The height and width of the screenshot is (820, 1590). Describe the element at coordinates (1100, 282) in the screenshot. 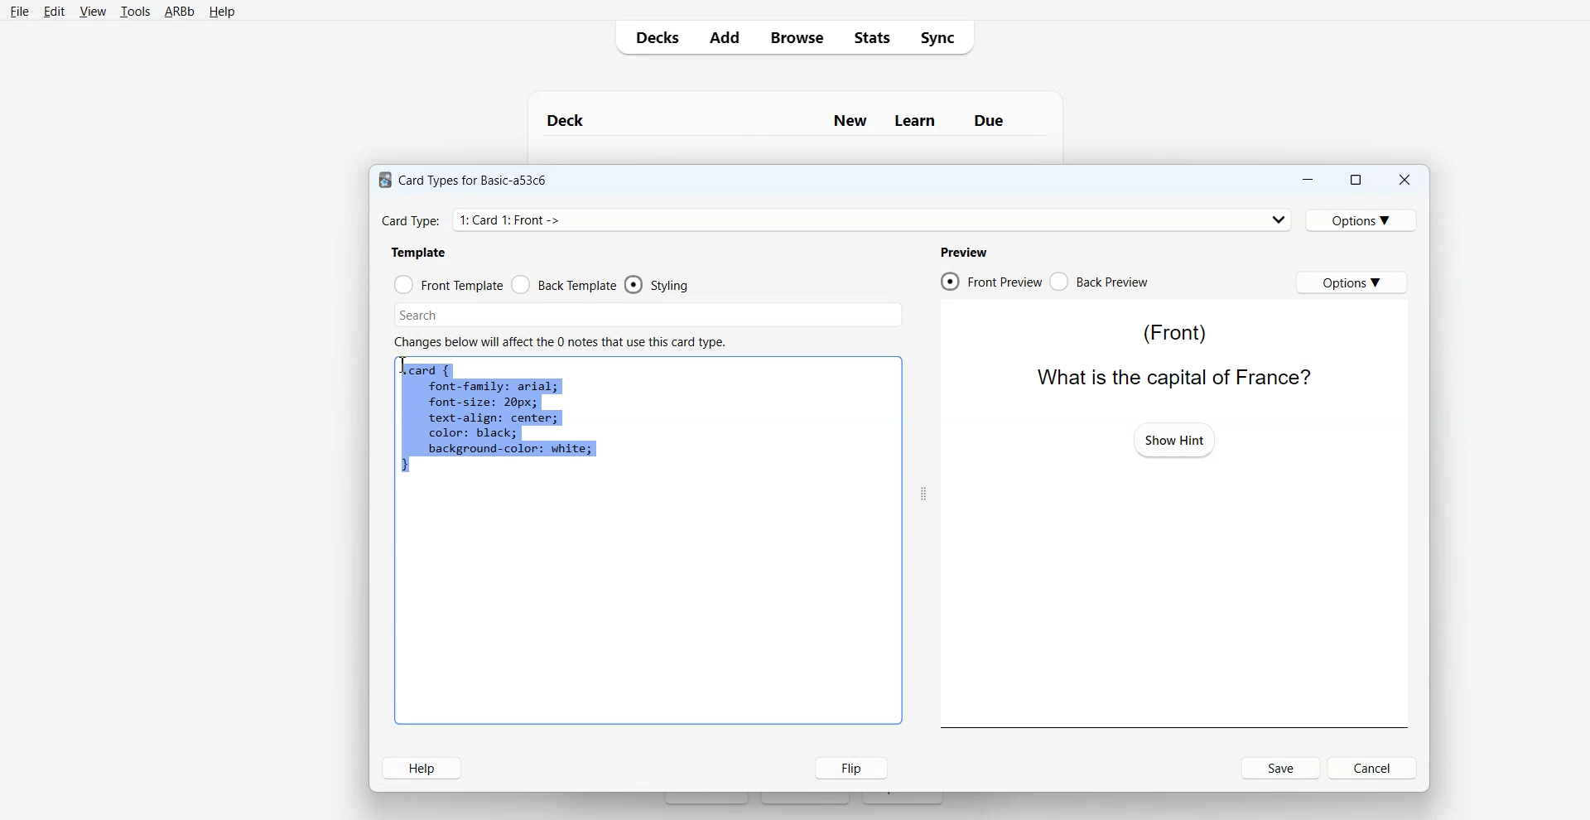

I see `Back Preview` at that location.